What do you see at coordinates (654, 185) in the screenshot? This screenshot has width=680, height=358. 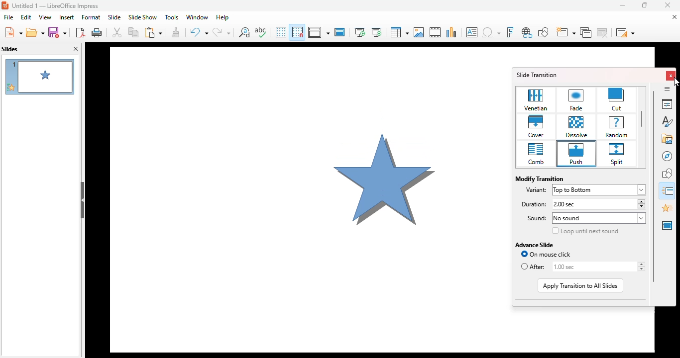 I see `vertical scroll bar` at bounding box center [654, 185].